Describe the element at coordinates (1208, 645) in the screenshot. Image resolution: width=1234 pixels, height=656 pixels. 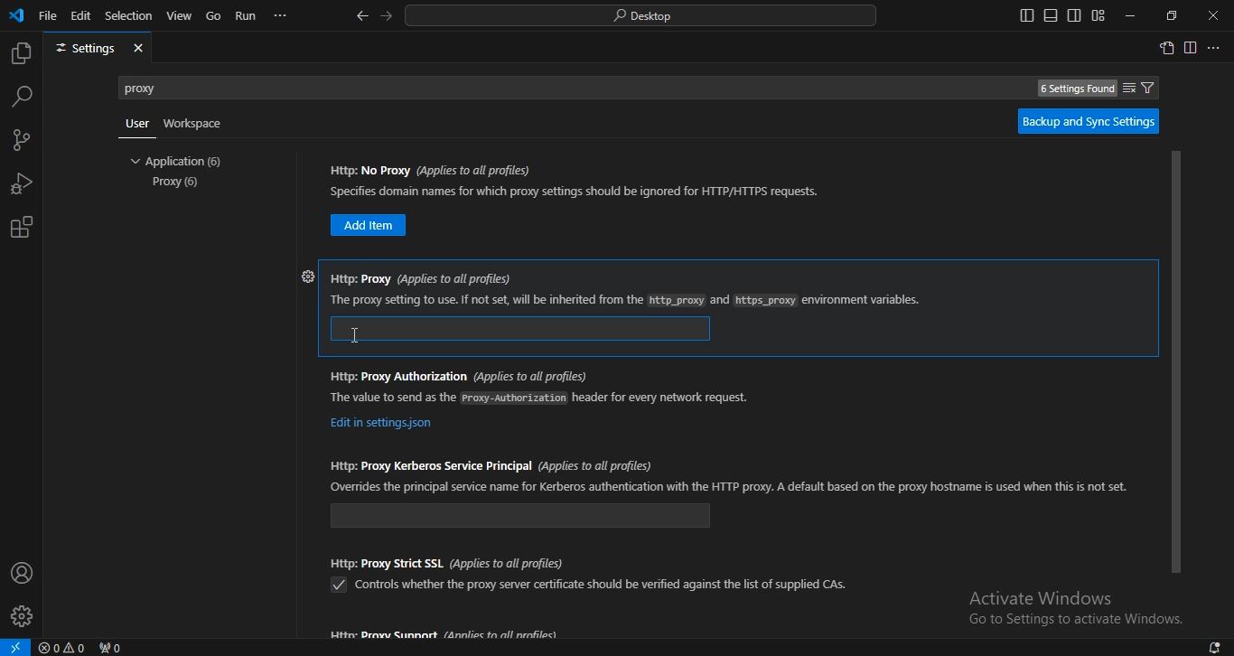
I see `1 new notification` at that location.